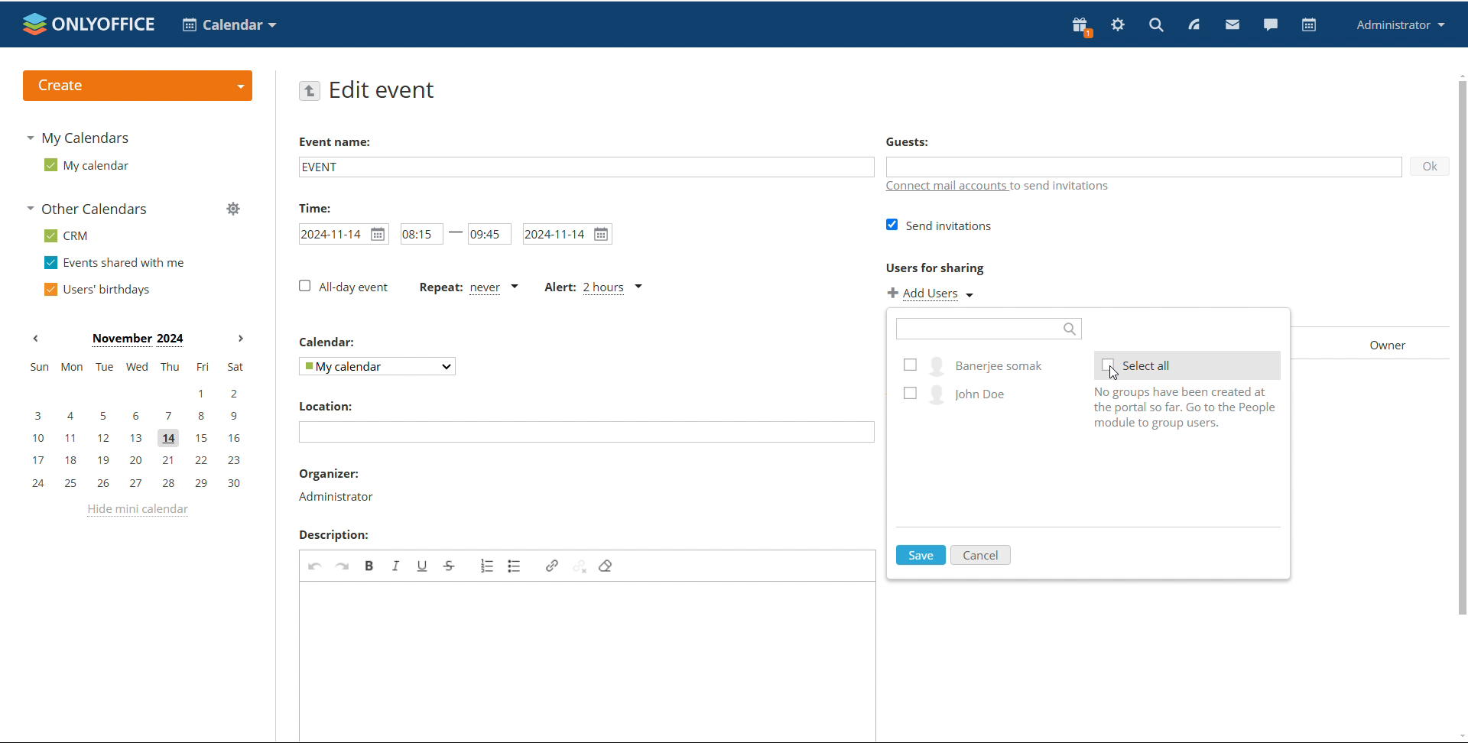 This screenshot has height=743, width=1468. I want to click on Location, so click(330, 405).